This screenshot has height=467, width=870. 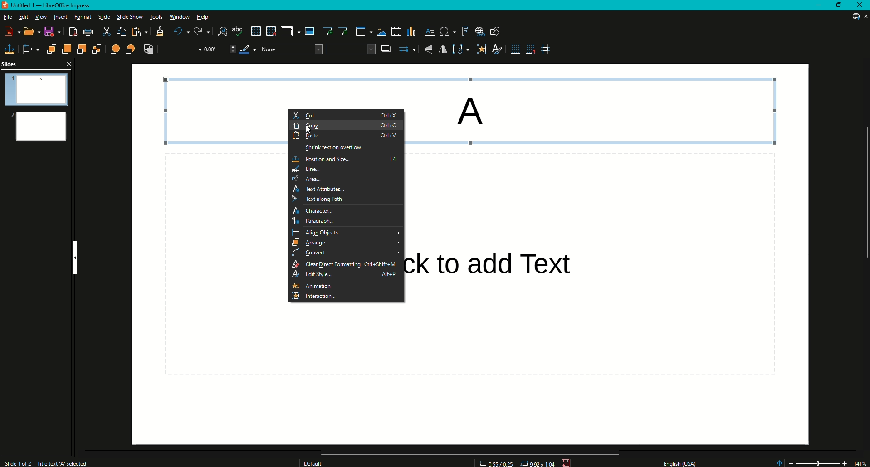 What do you see at coordinates (345, 232) in the screenshot?
I see `Align Objects` at bounding box center [345, 232].